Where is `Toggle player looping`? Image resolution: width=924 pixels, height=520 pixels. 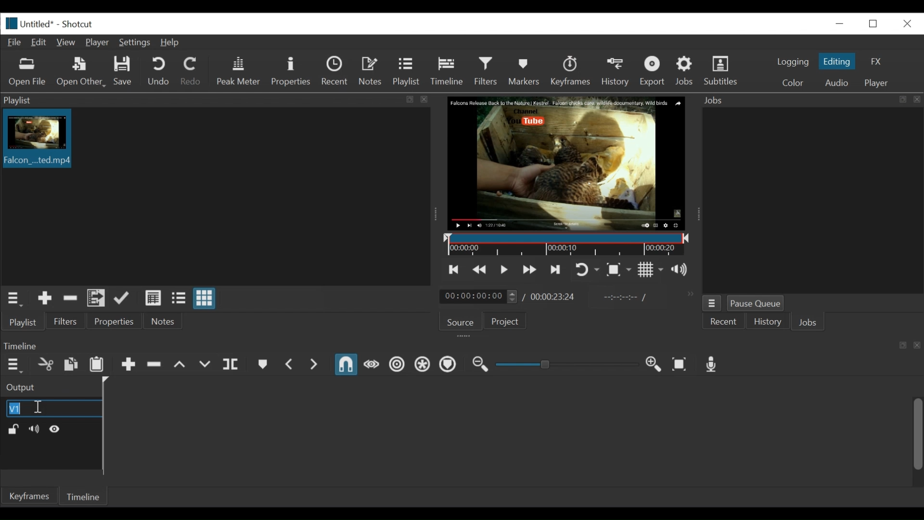 Toggle player looping is located at coordinates (558, 270).